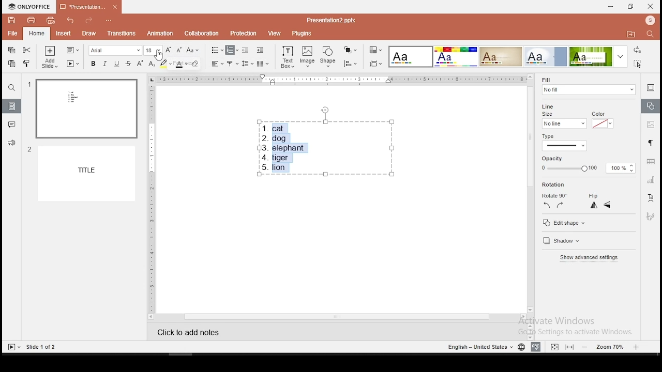  What do you see at coordinates (651, 198) in the screenshot?
I see `text art tool` at bounding box center [651, 198].